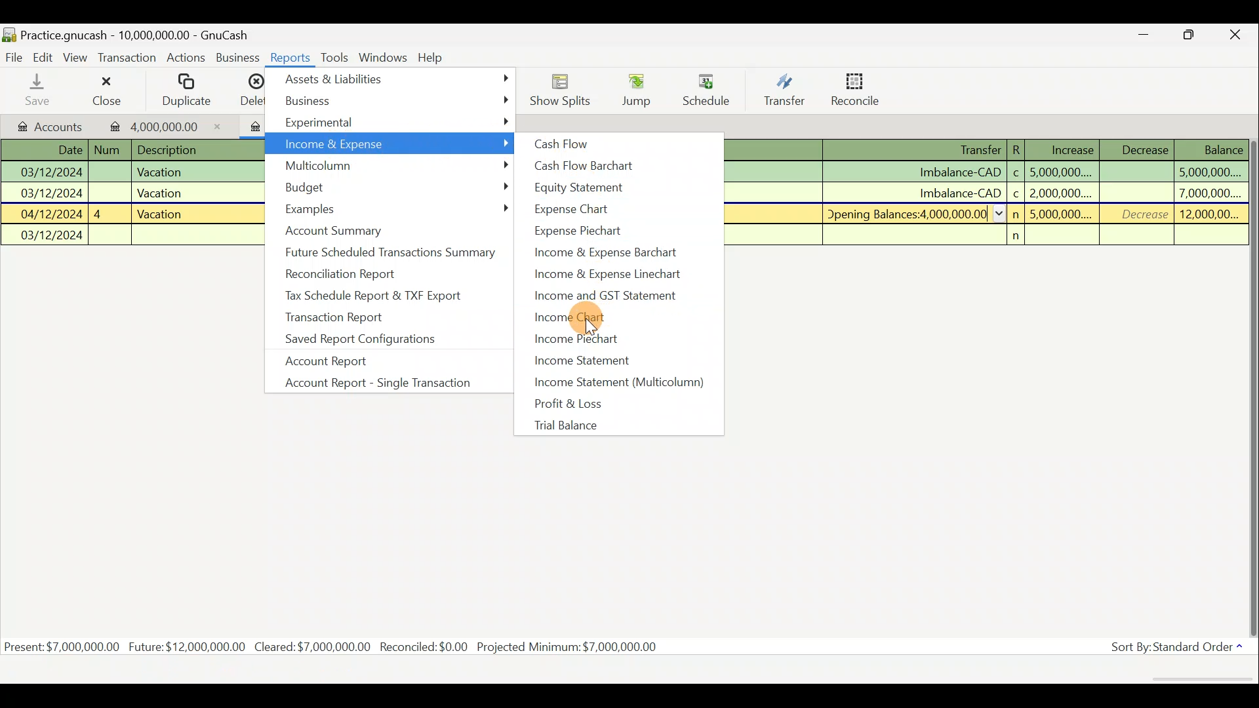 The width and height of the screenshot is (1259, 708). I want to click on Multicolumn, so click(395, 163).